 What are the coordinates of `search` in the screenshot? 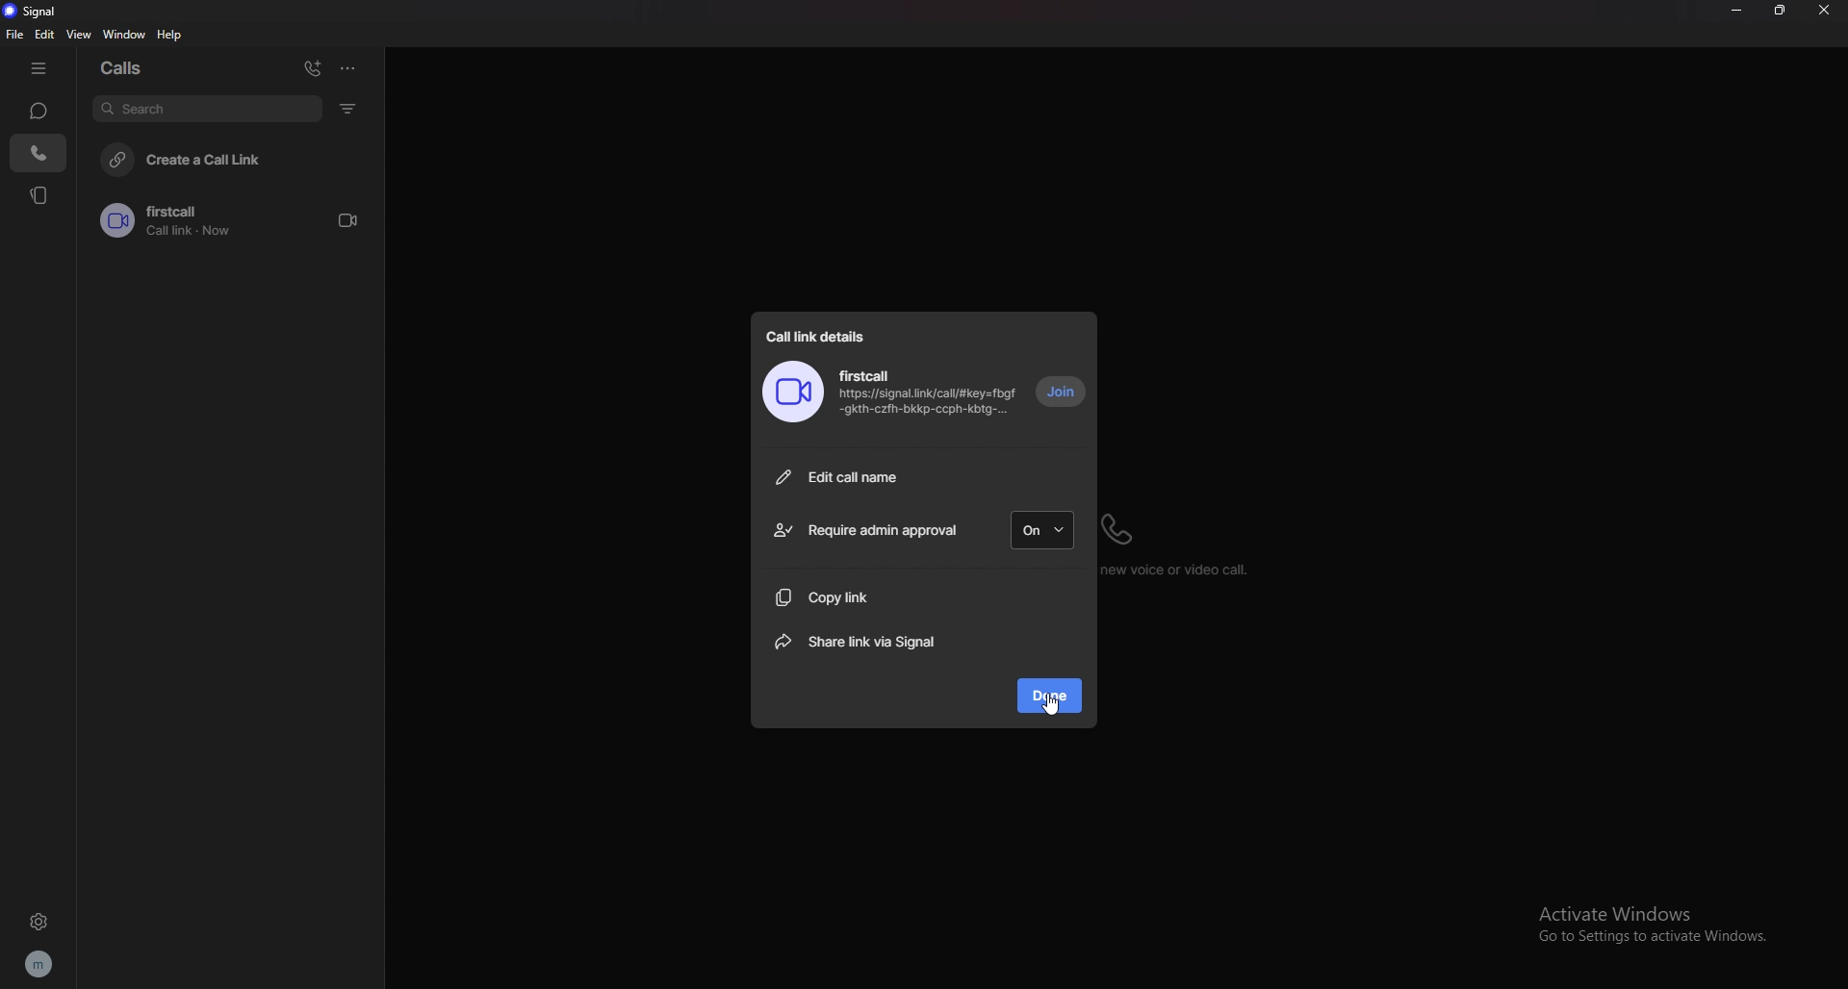 It's located at (207, 108).